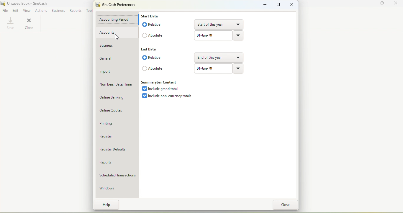 The height and width of the screenshot is (213, 403). I want to click on Maximize, so click(279, 5).